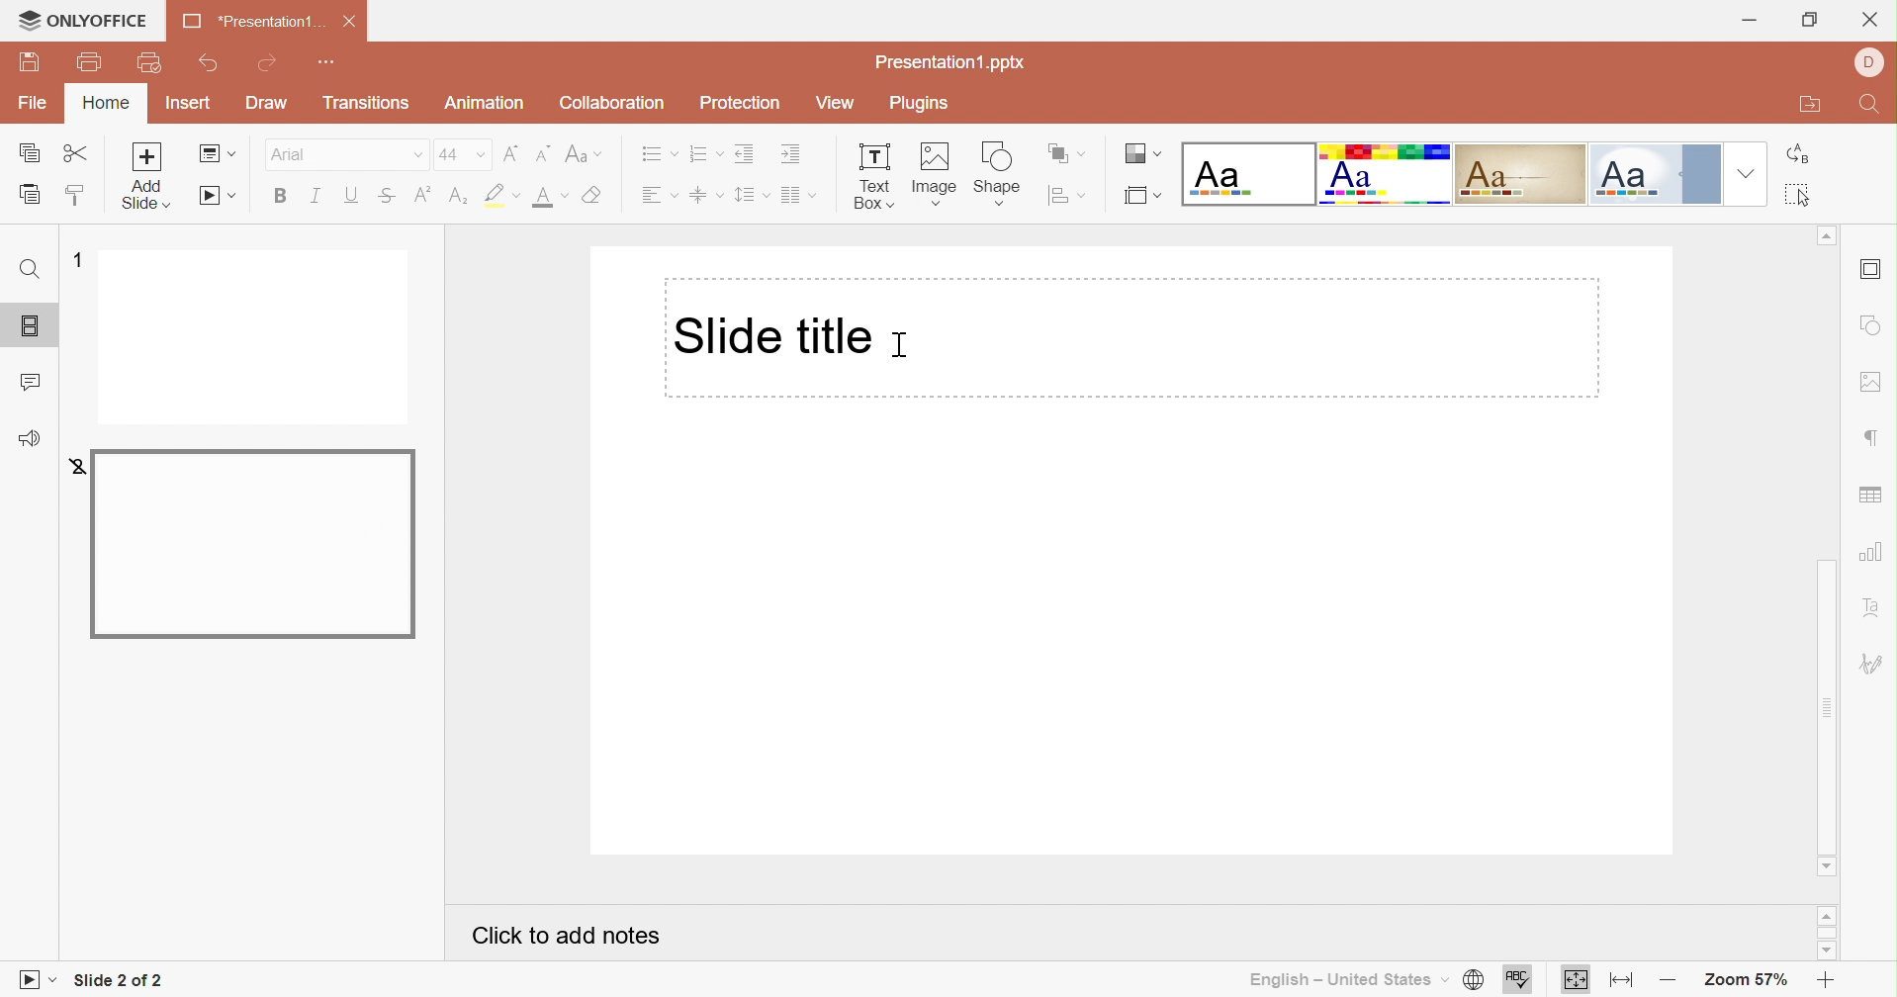 The width and height of the screenshot is (1897, 997). What do you see at coordinates (81, 153) in the screenshot?
I see `Cut` at bounding box center [81, 153].